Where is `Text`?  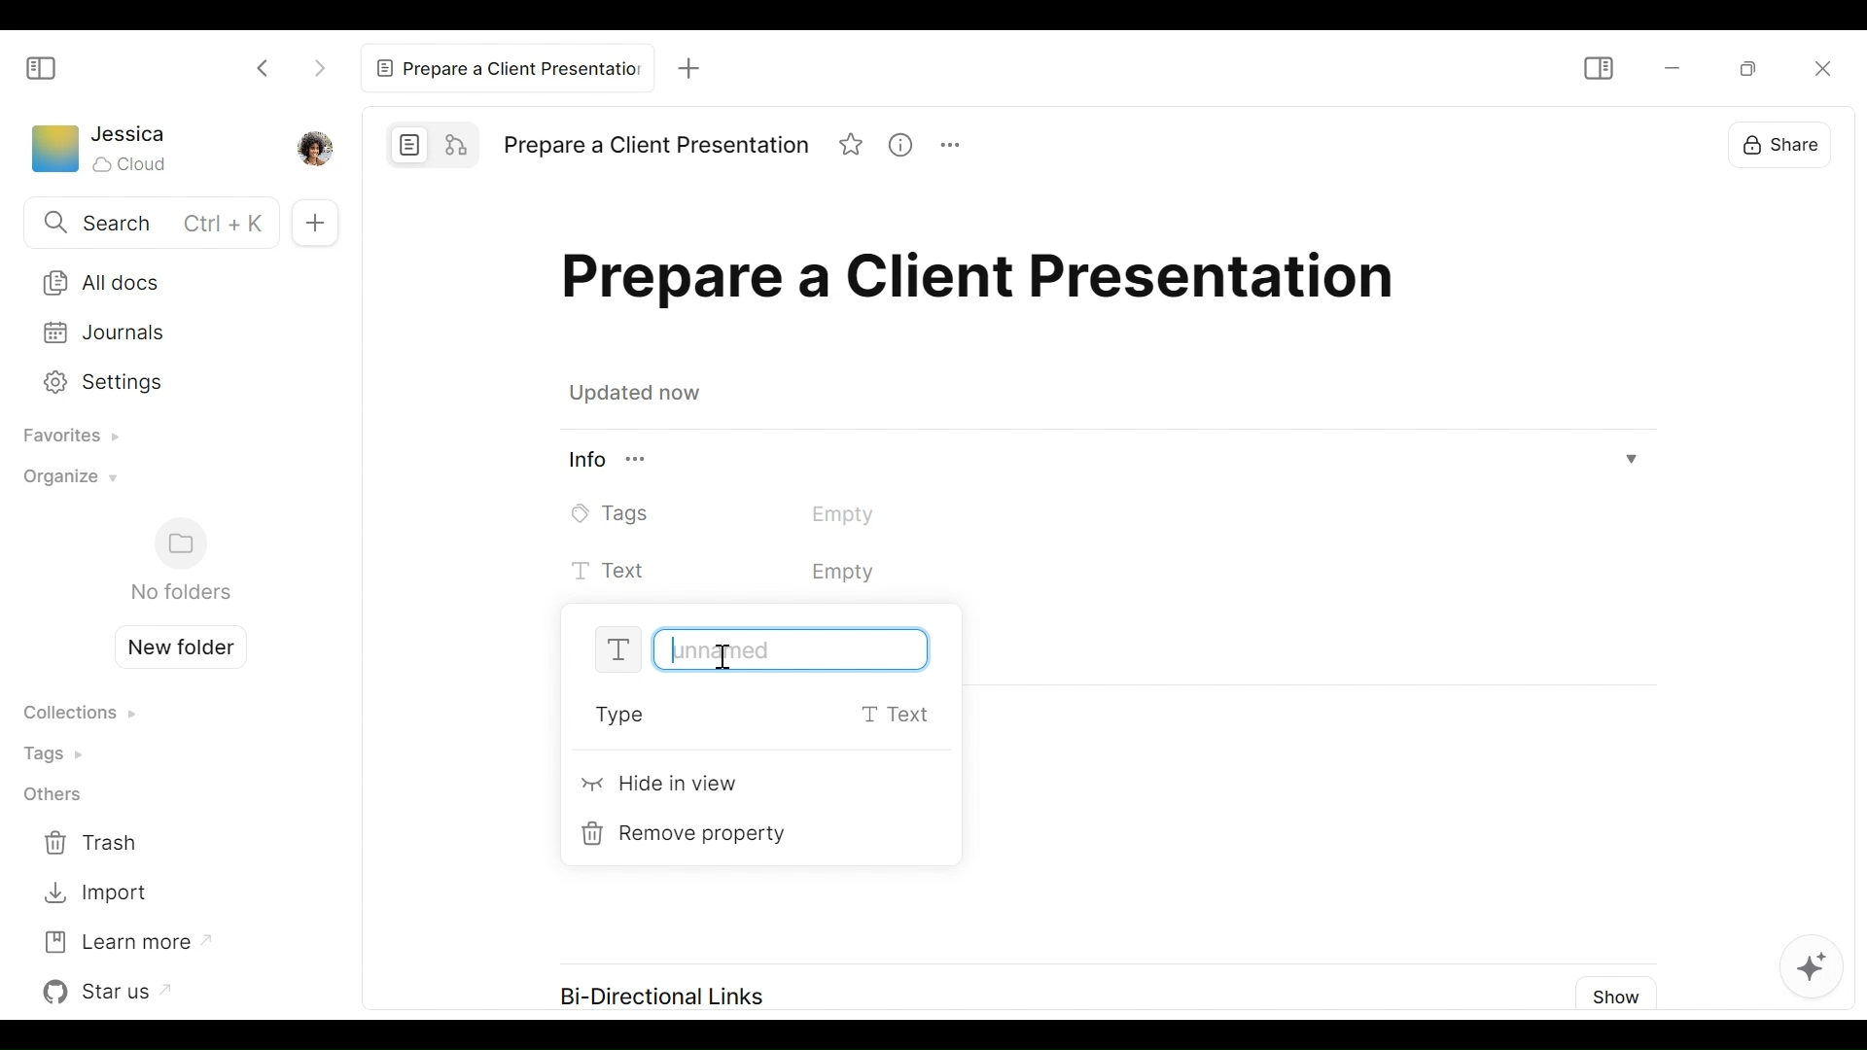
Text is located at coordinates (777, 573).